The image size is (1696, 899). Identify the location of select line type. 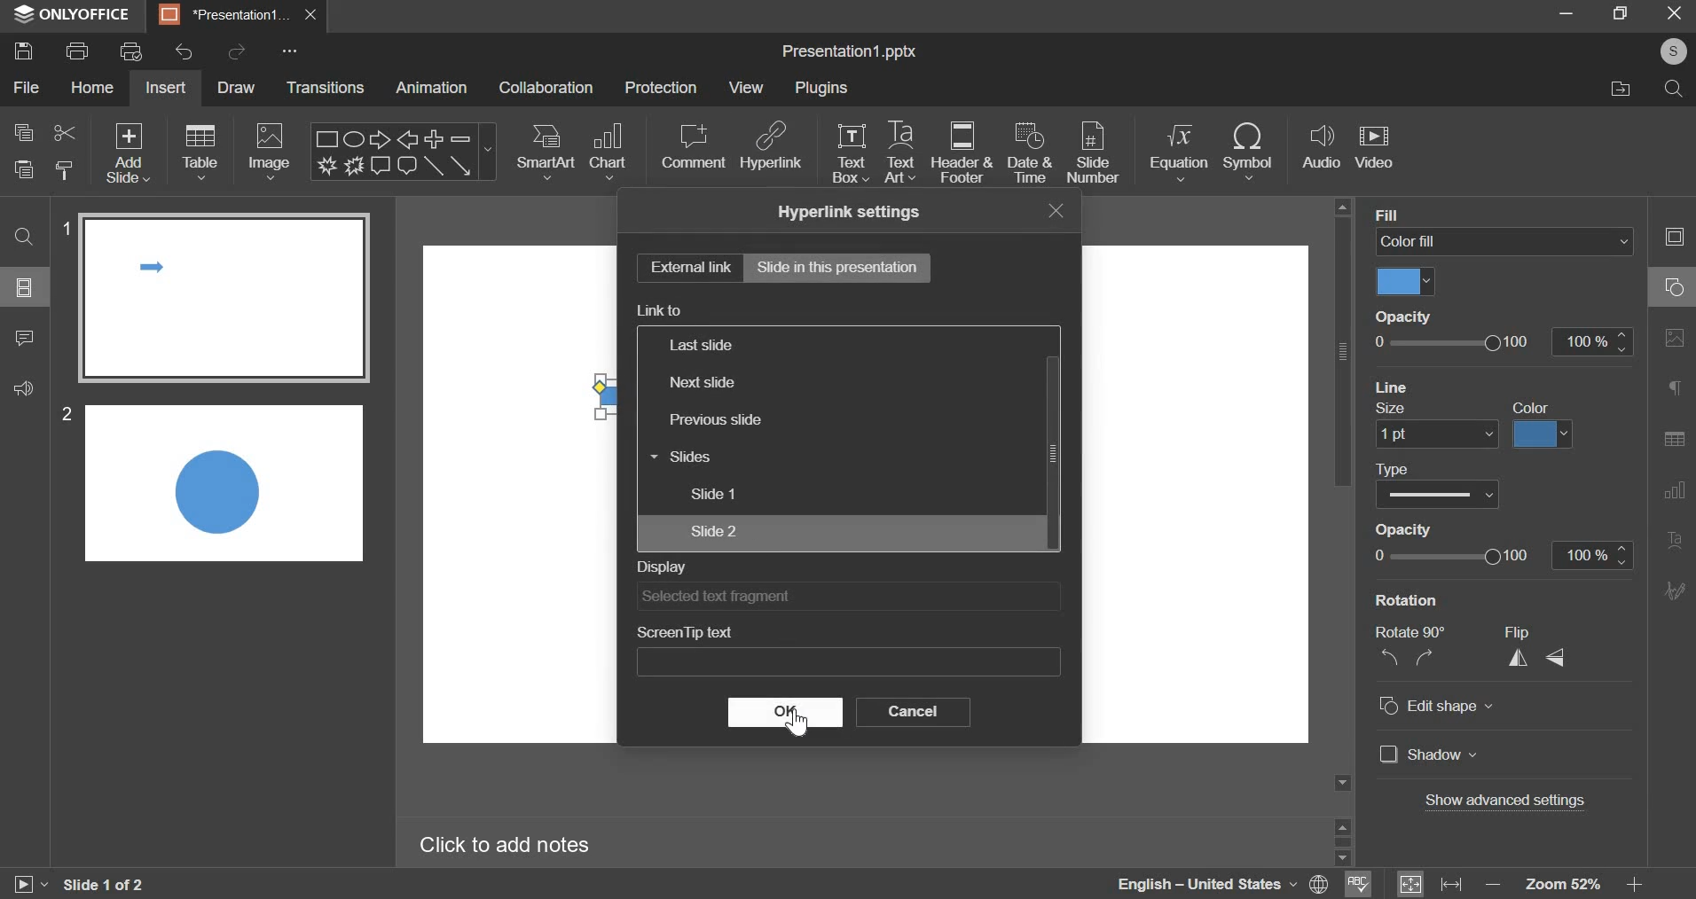
(1441, 496).